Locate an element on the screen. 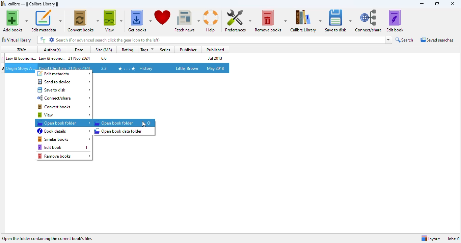  2 is located at coordinates (3, 68).